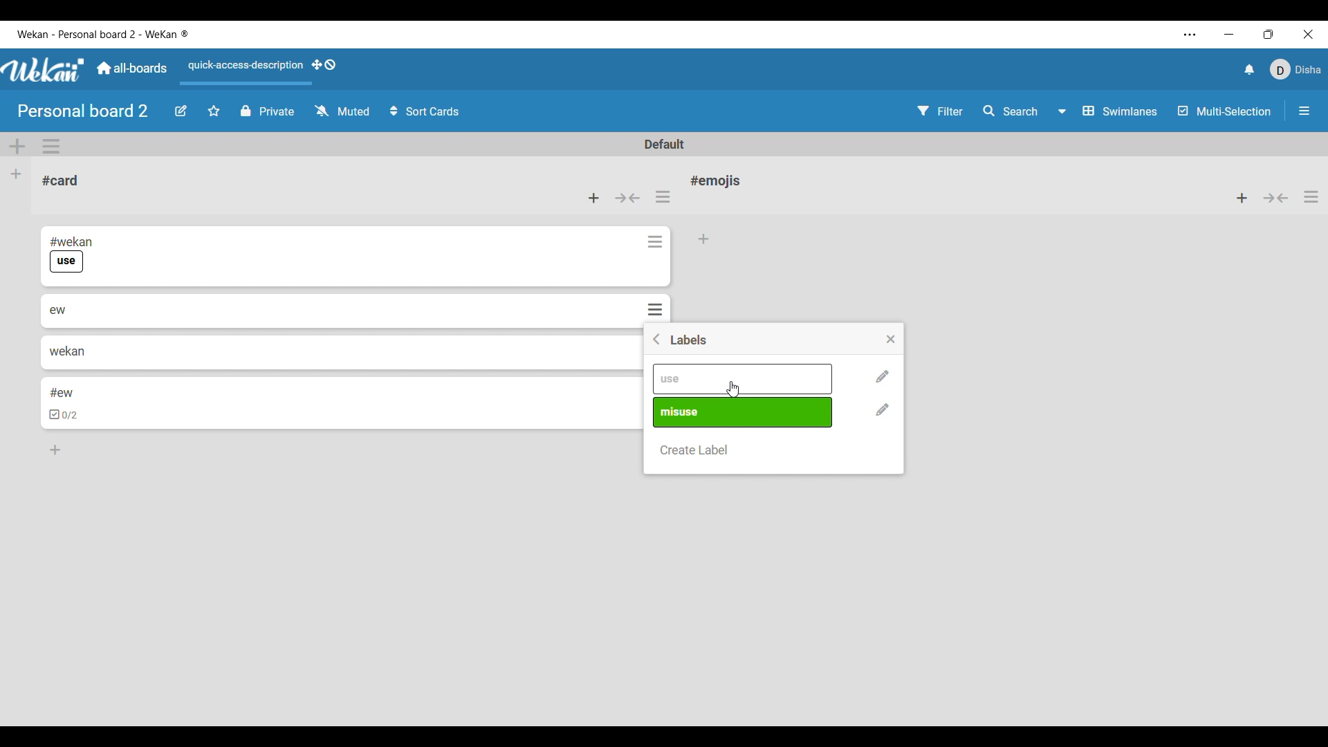  What do you see at coordinates (732, 389) in the screenshot?
I see `Cursor clicking on use label` at bounding box center [732, 389].